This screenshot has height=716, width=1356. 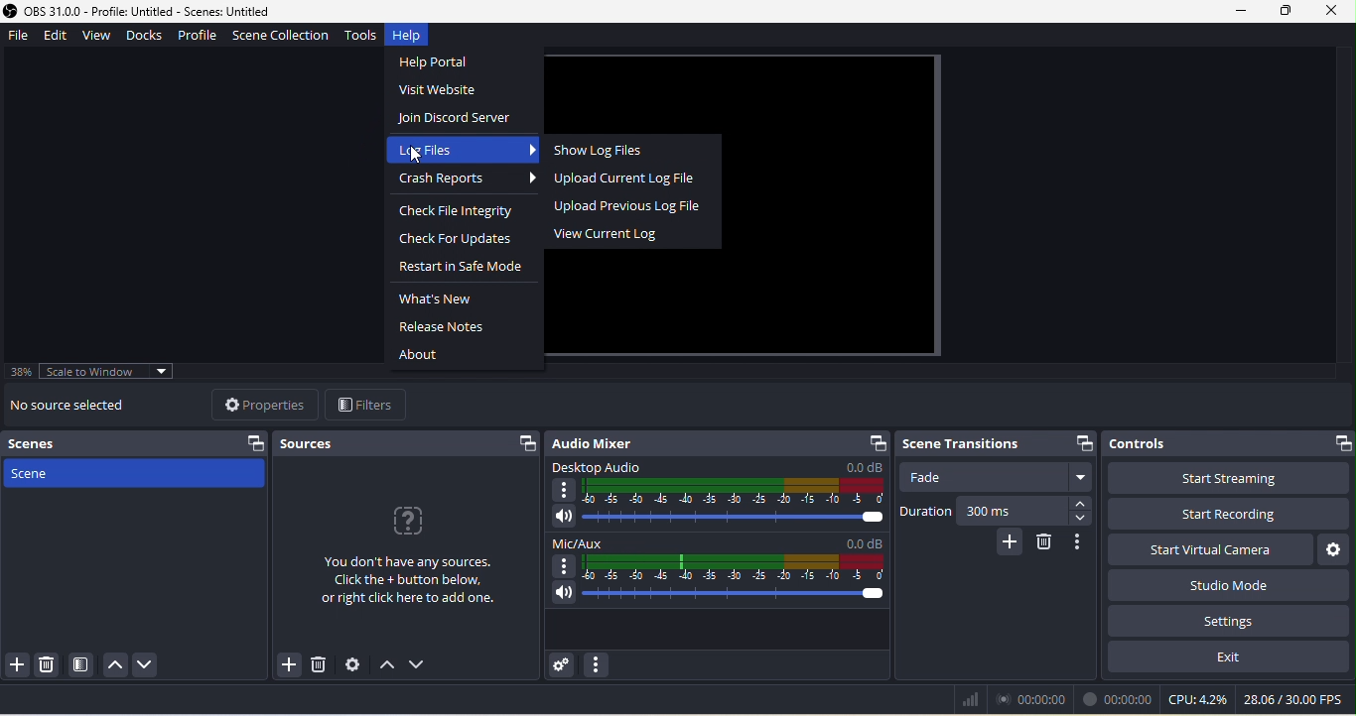 I want to click on  you don't have any sources click the+ button below , so click(x=406, y=565).